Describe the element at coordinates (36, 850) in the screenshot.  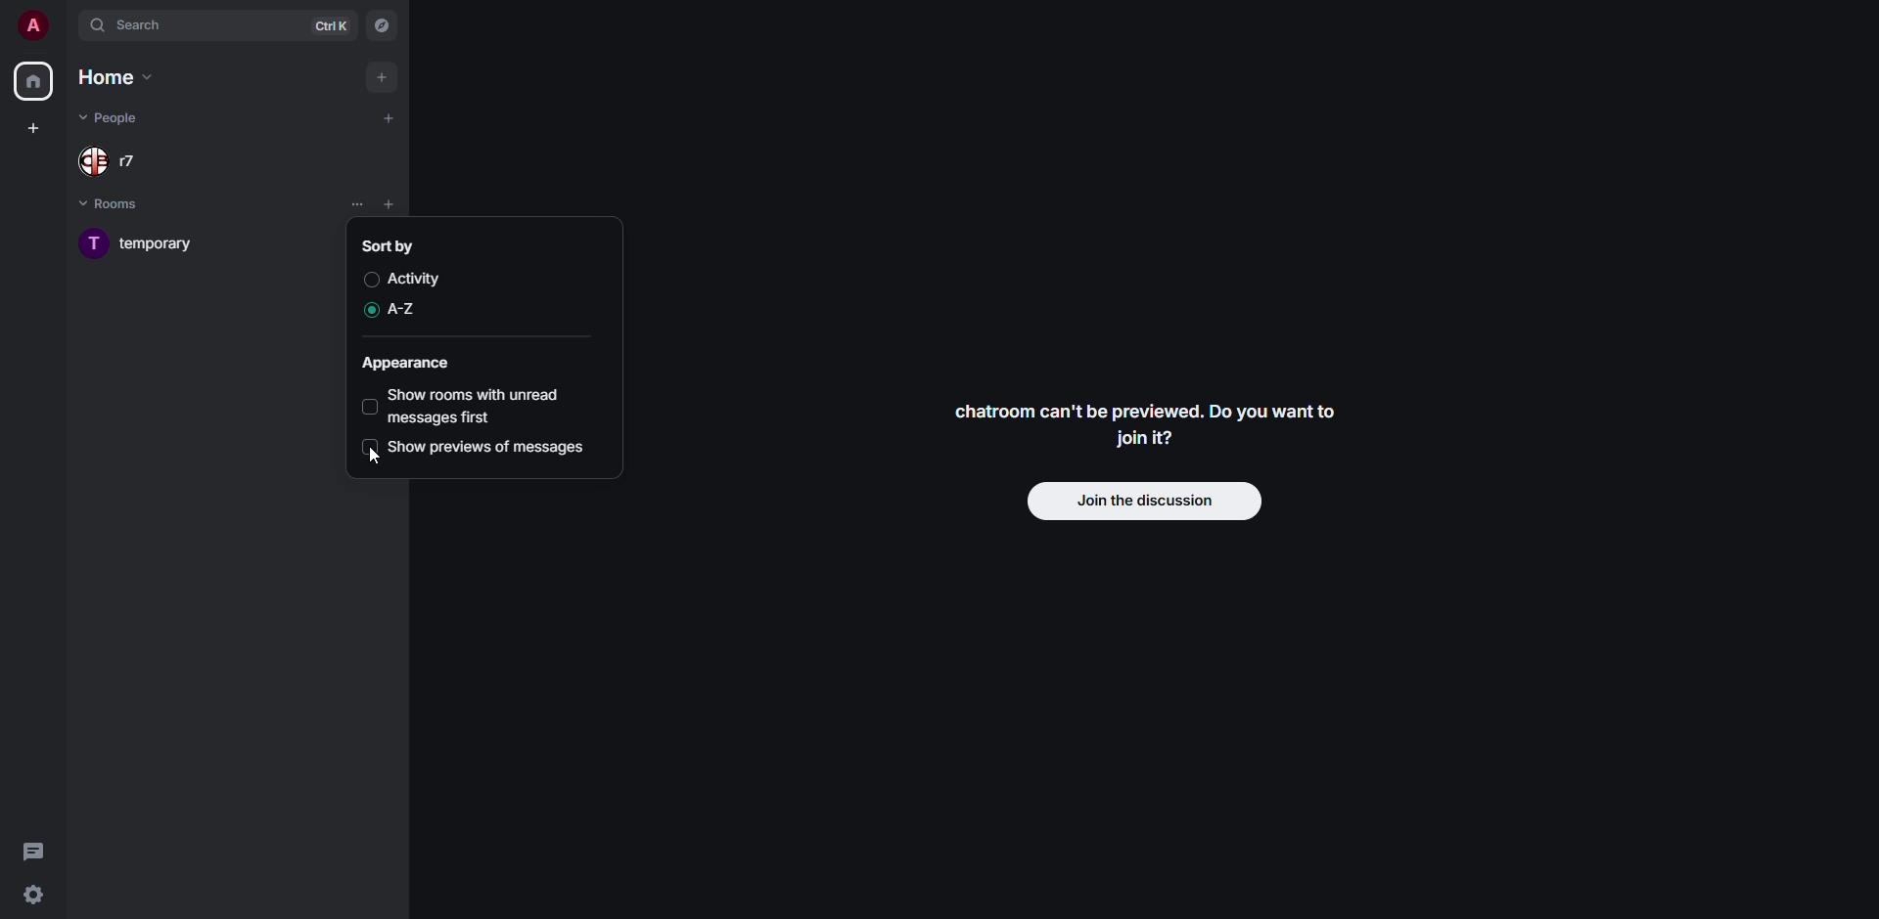
I see `threads` at that location.